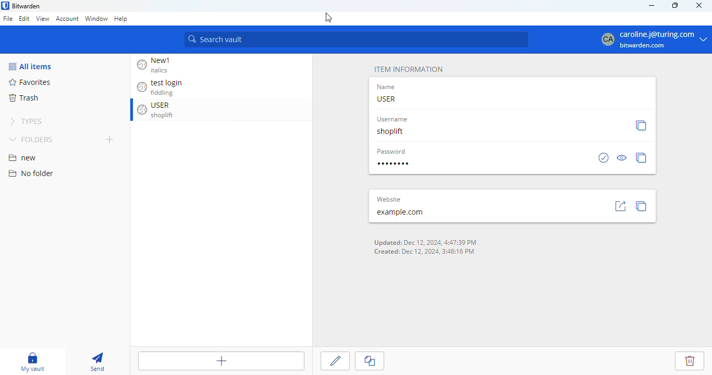 This screenshot has width=712, height=375. Describe the element at coordinates (392, 118) in the screenshot. I see `Username` at that location.